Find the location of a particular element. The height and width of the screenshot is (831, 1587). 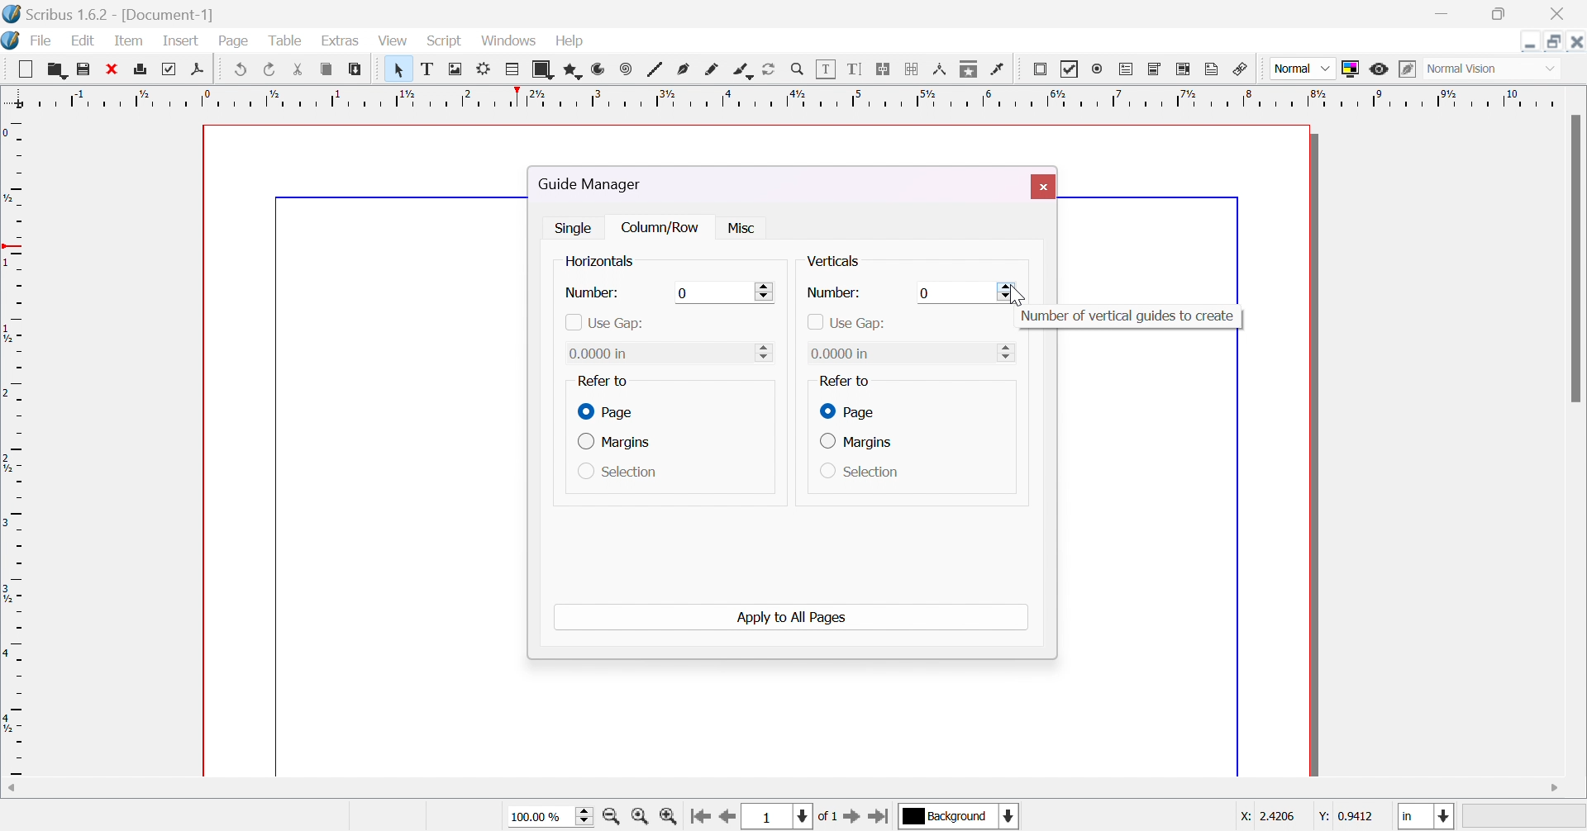

eye dropper is located at coordinates (1000, 71).